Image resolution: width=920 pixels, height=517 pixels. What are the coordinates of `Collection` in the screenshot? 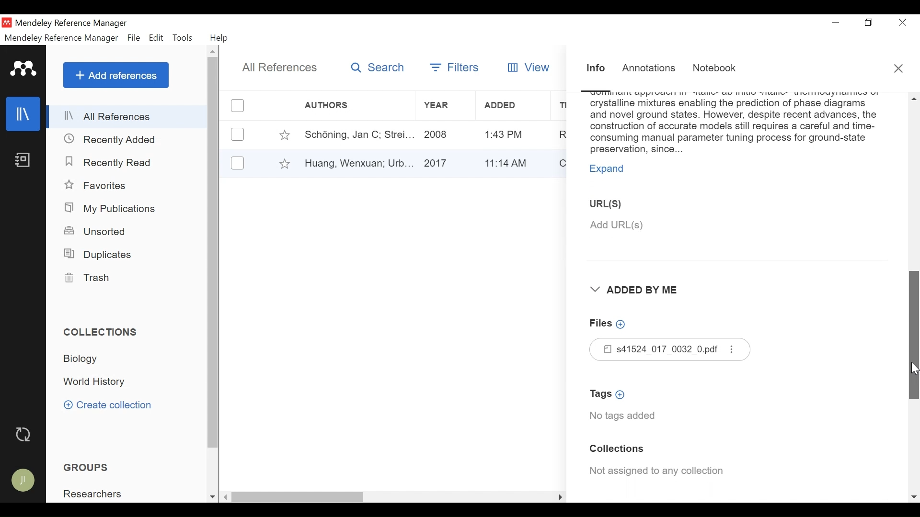 It's located at (619, 449).